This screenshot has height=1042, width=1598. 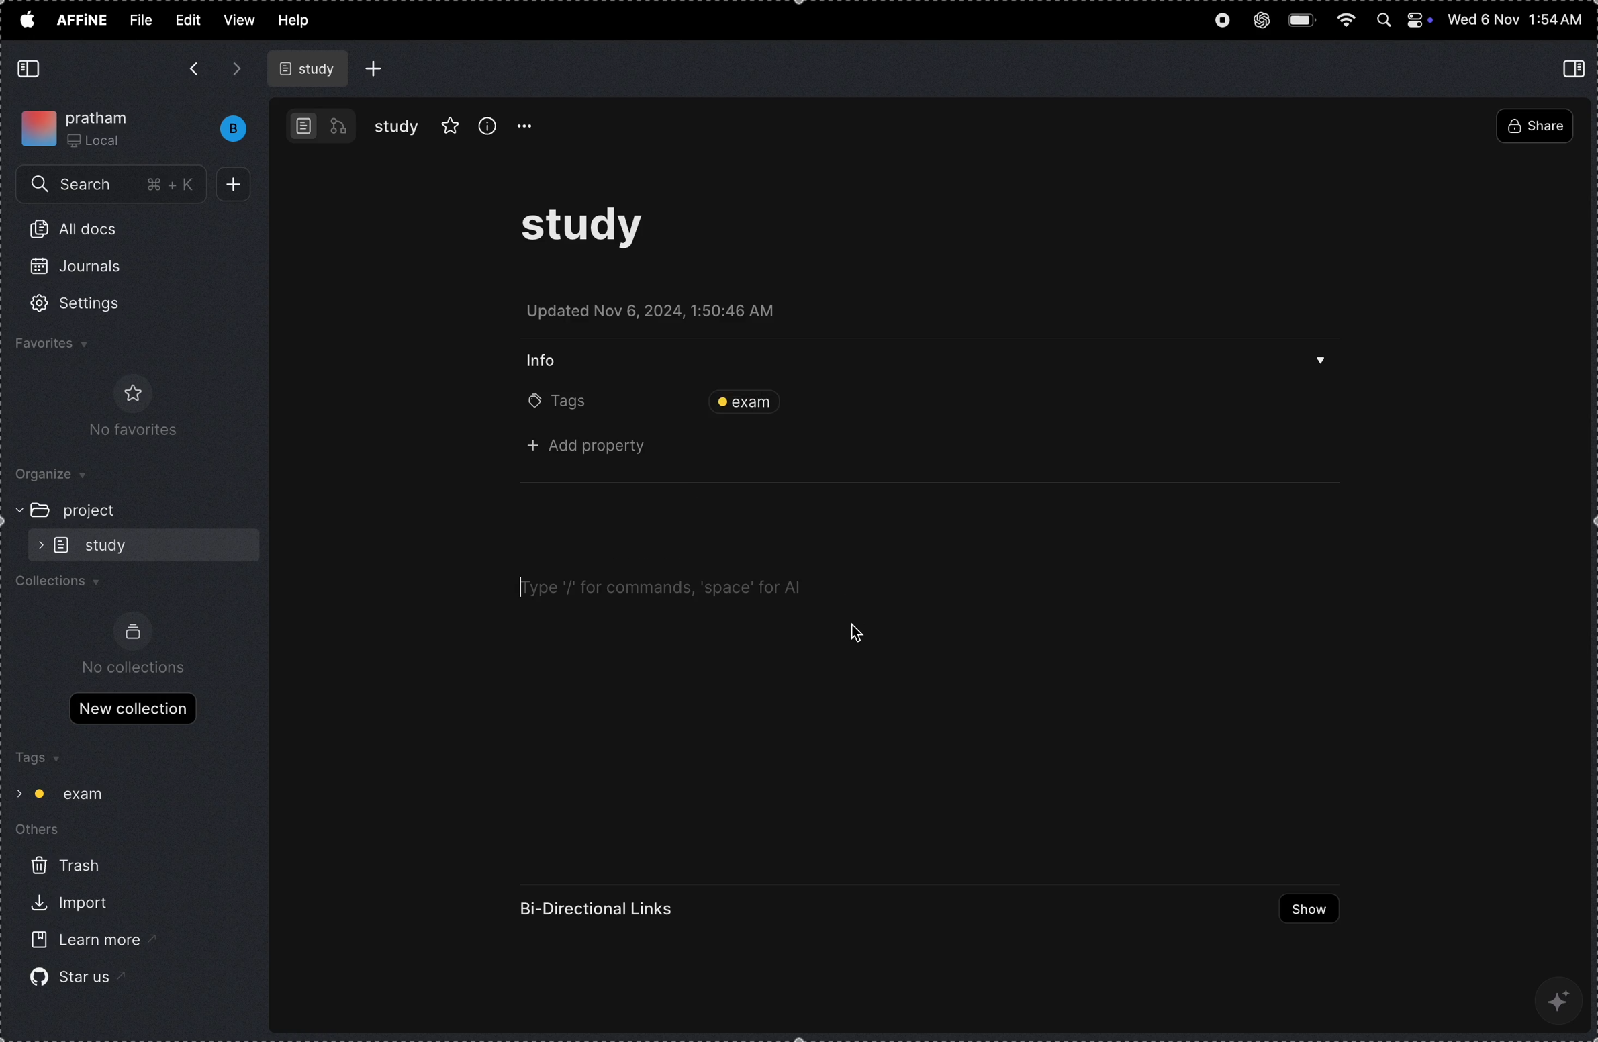 What do you see at coordinates (81, 126) in the screenshot?
I see `my work space` at bounding box center [81, 126].